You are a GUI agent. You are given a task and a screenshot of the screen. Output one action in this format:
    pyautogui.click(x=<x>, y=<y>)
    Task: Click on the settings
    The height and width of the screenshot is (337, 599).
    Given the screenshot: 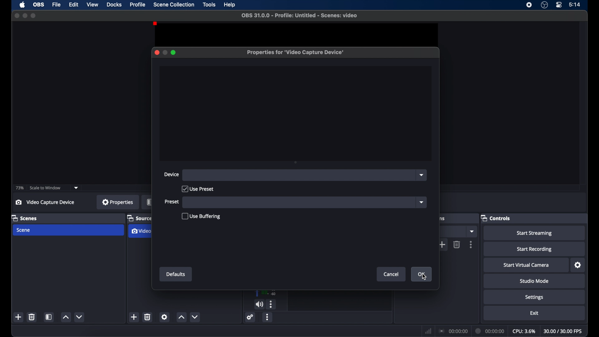 What is the action you would take?
    pyautogui.click(x=250, y=317)
    